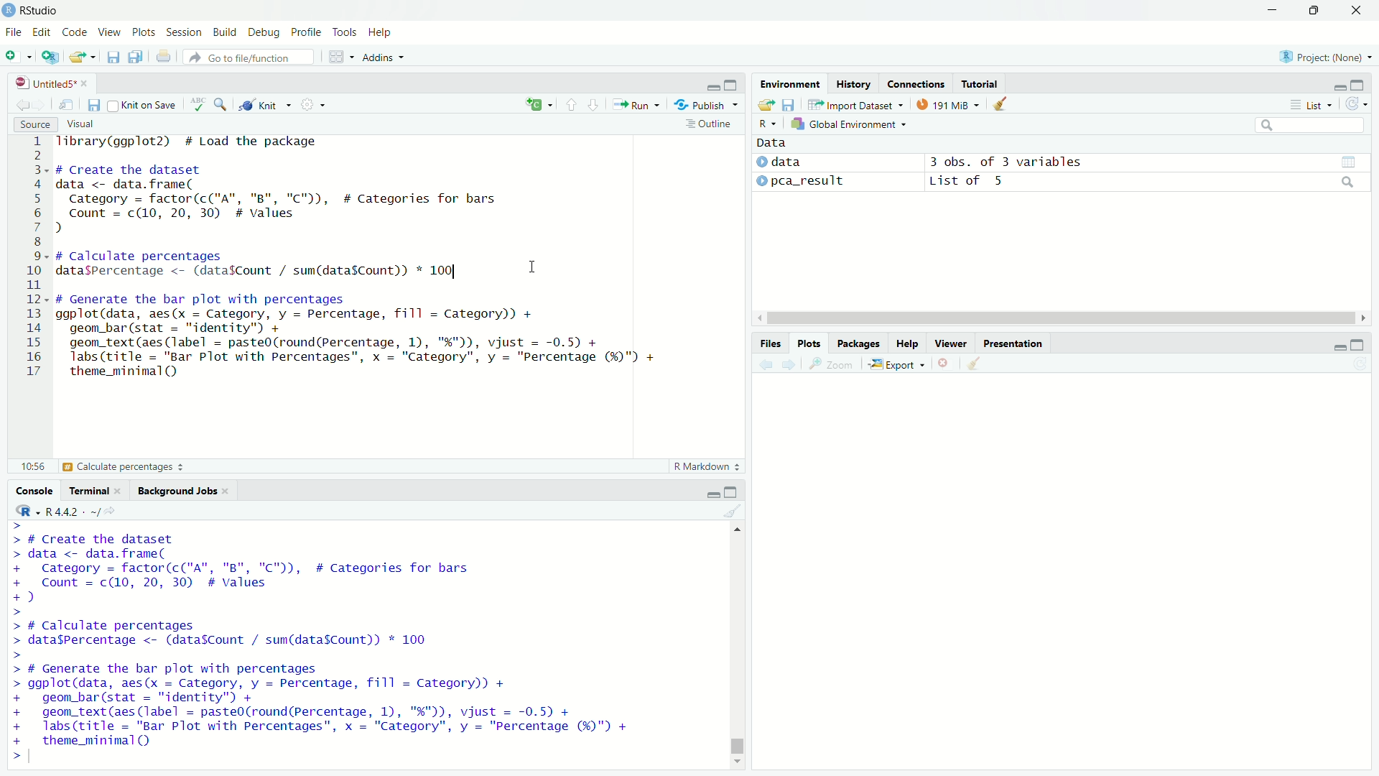 The width and height of the screenshot is (1379, 776). What do you see at coordinates (9, 10) in the screenshot?
I see `logo` at bounding box center [9, 10].